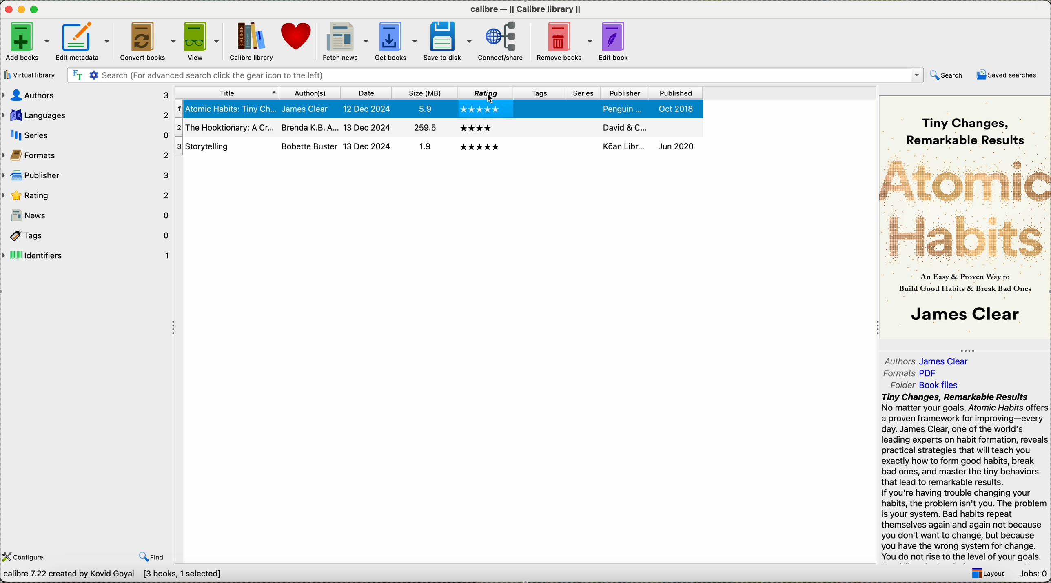 The width and height of the screenshot is (1051, 583). Describe the element at coordinates (541, 108) in the screenshot. I see `tags` at that location.